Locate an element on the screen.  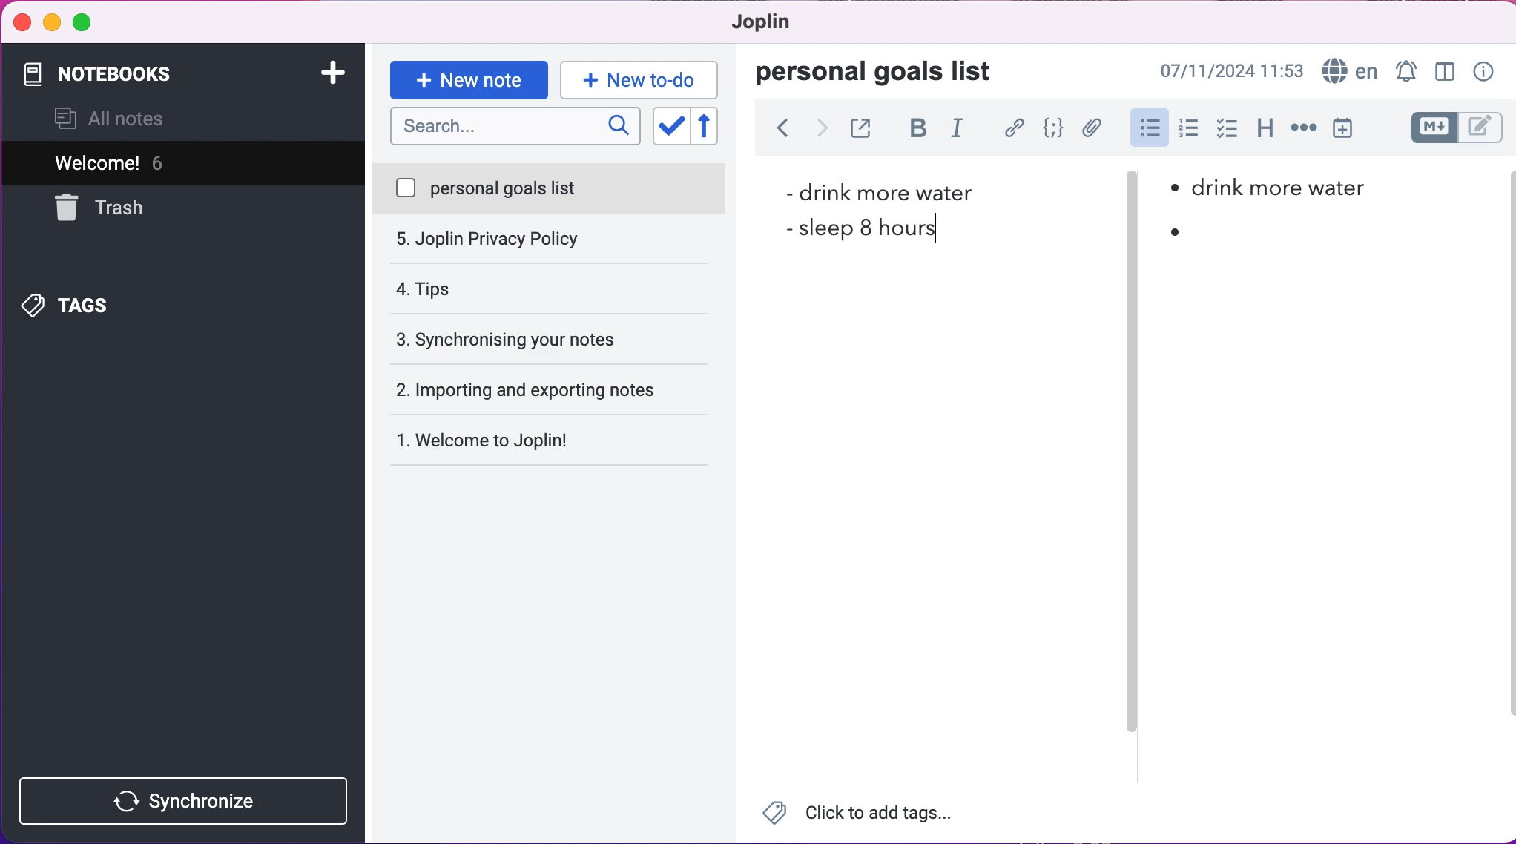
minimize is located at coordinates (51, 23).